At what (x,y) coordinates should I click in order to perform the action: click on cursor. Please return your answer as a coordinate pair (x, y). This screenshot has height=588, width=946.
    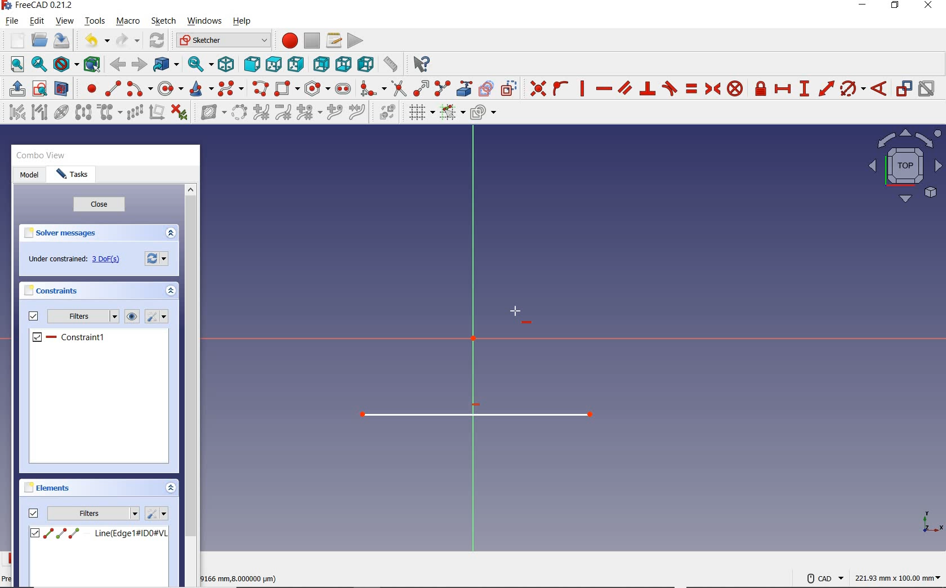
    Looking at the image, I should click on (519, 314).